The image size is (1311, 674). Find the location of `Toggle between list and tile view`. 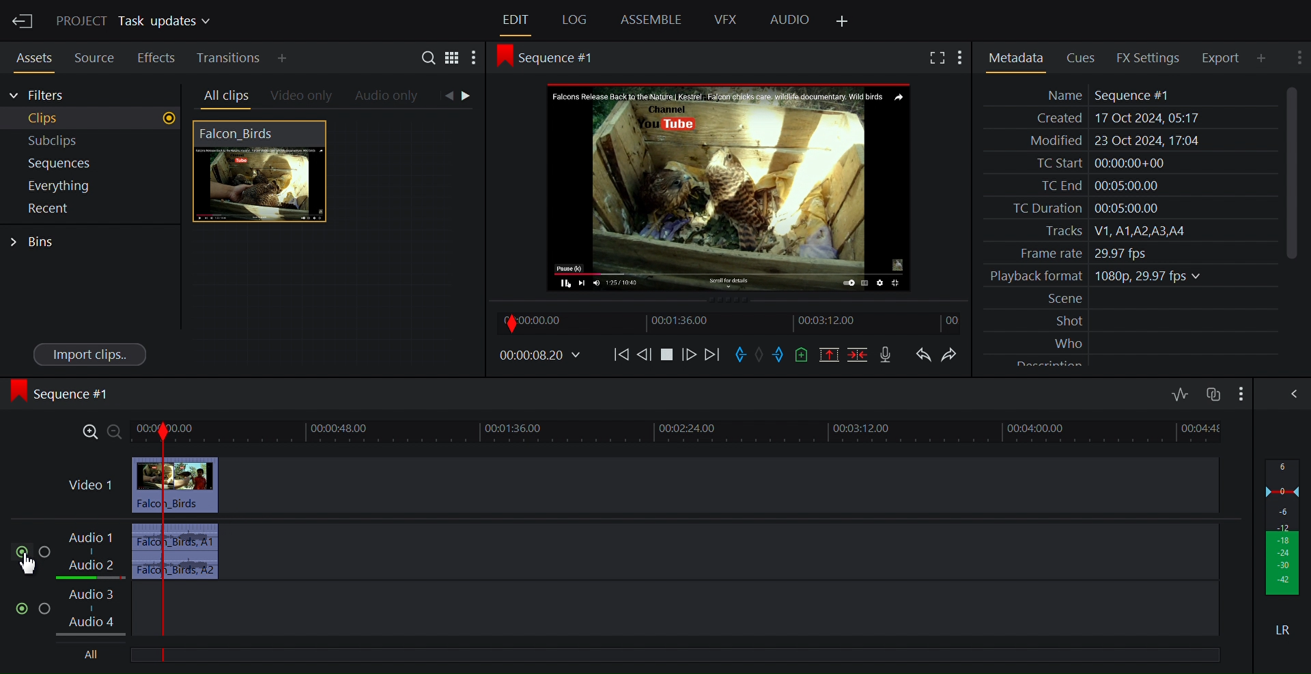

Toggle between list and tile view is located at coordinates (452, 60).